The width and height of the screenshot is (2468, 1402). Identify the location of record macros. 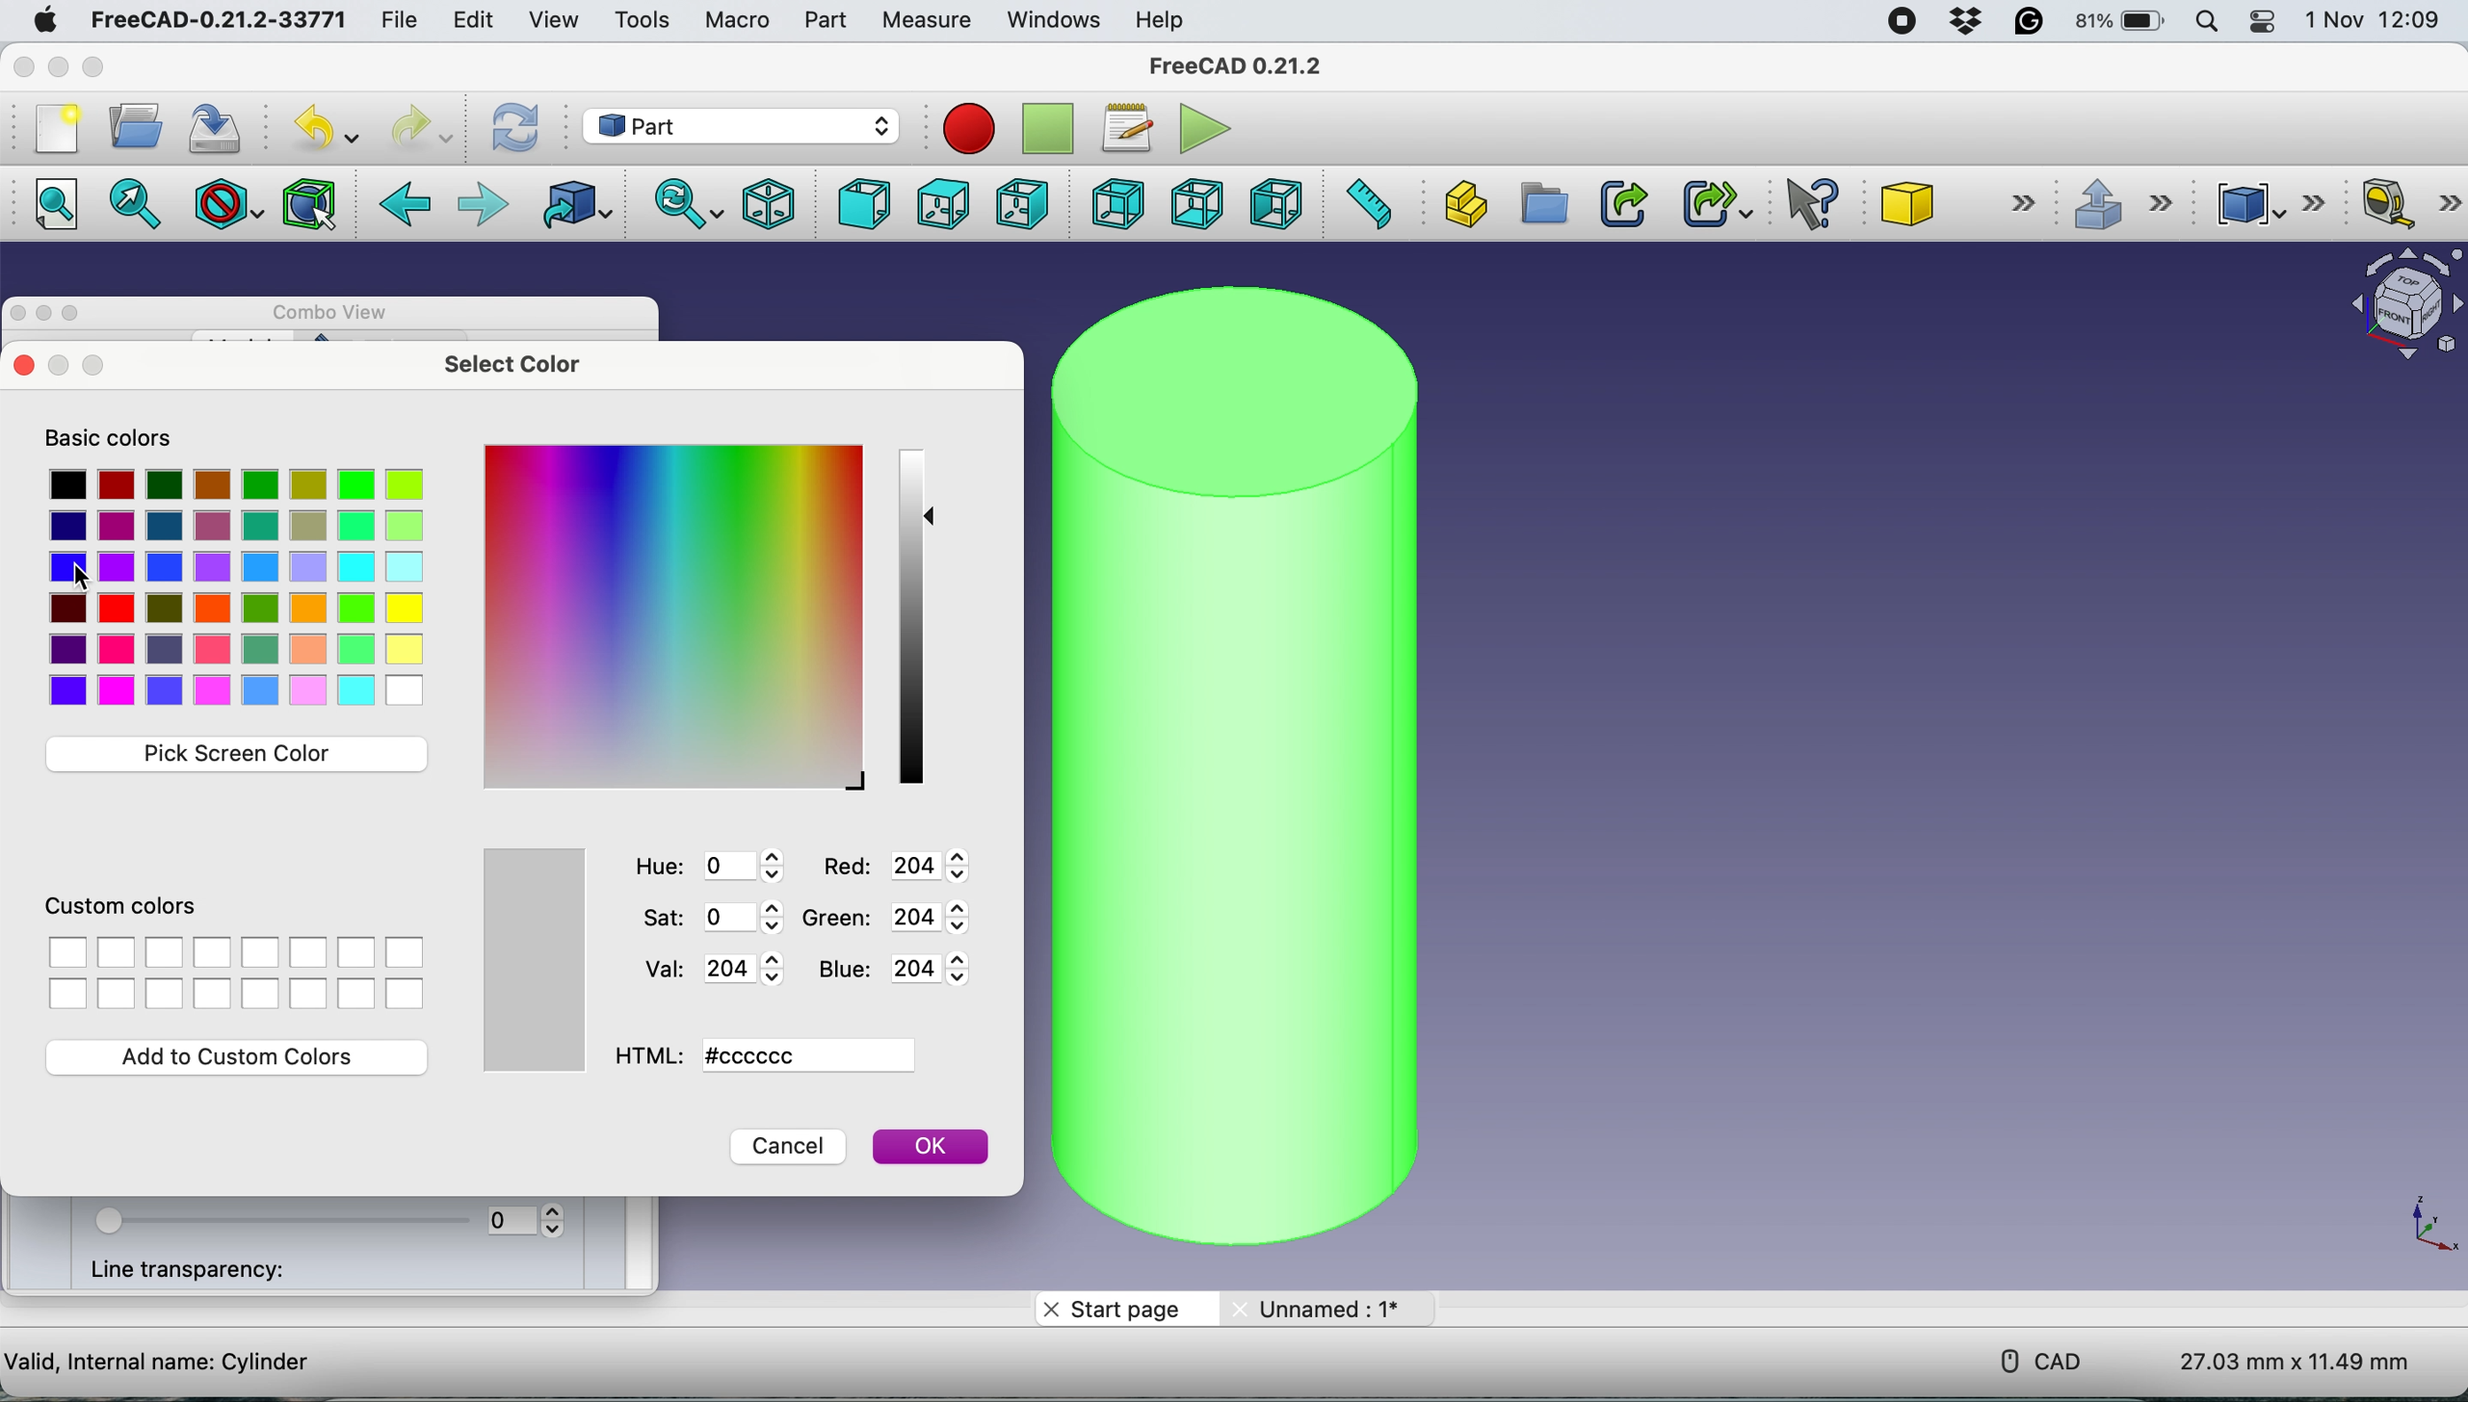
(966, 128).